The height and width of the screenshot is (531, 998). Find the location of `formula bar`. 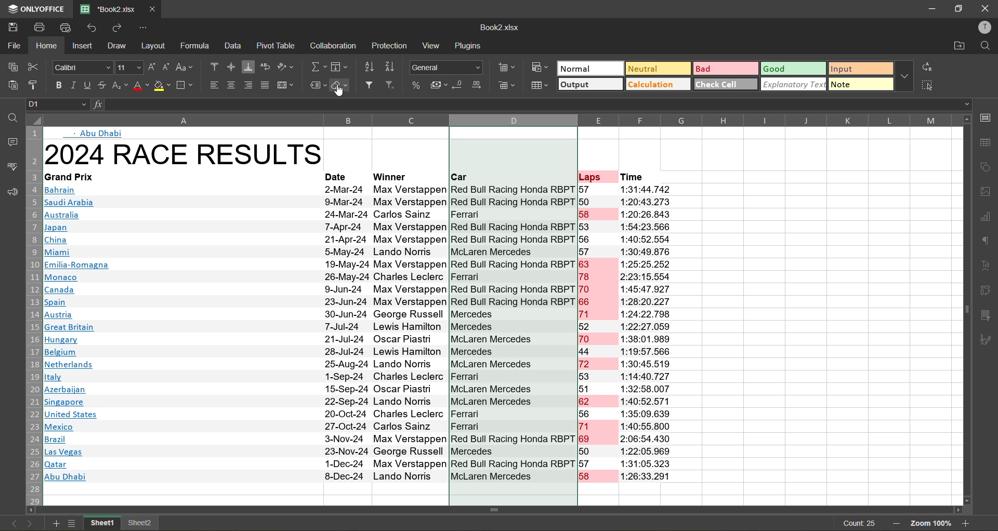

formula bar is located at coordinates (540, 104).